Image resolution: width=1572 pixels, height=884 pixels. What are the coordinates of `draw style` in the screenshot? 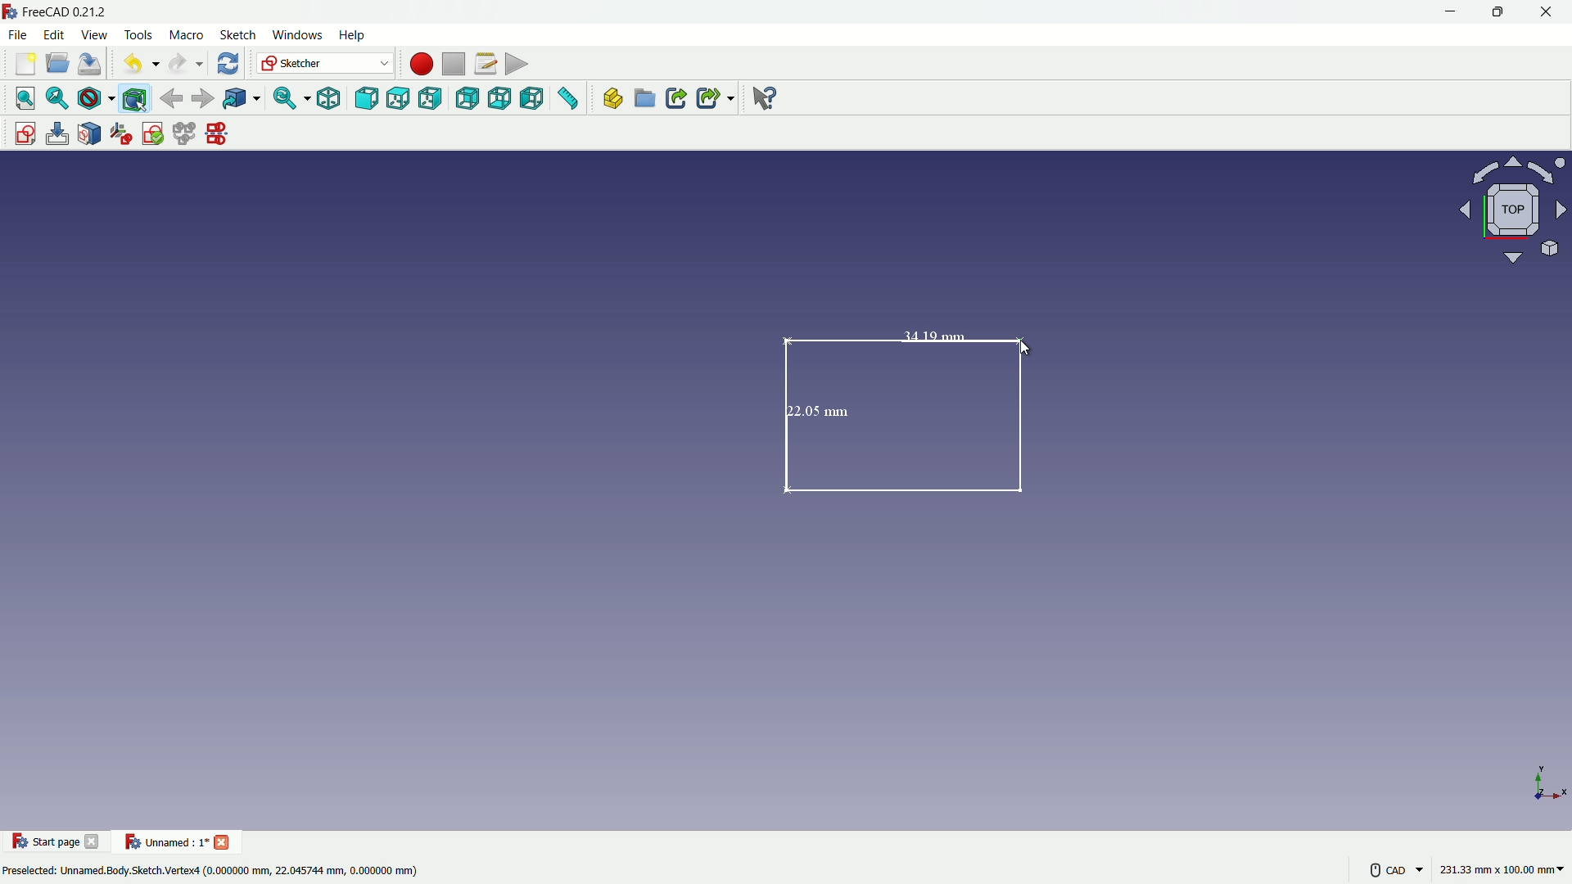 It's located at (96, 98).